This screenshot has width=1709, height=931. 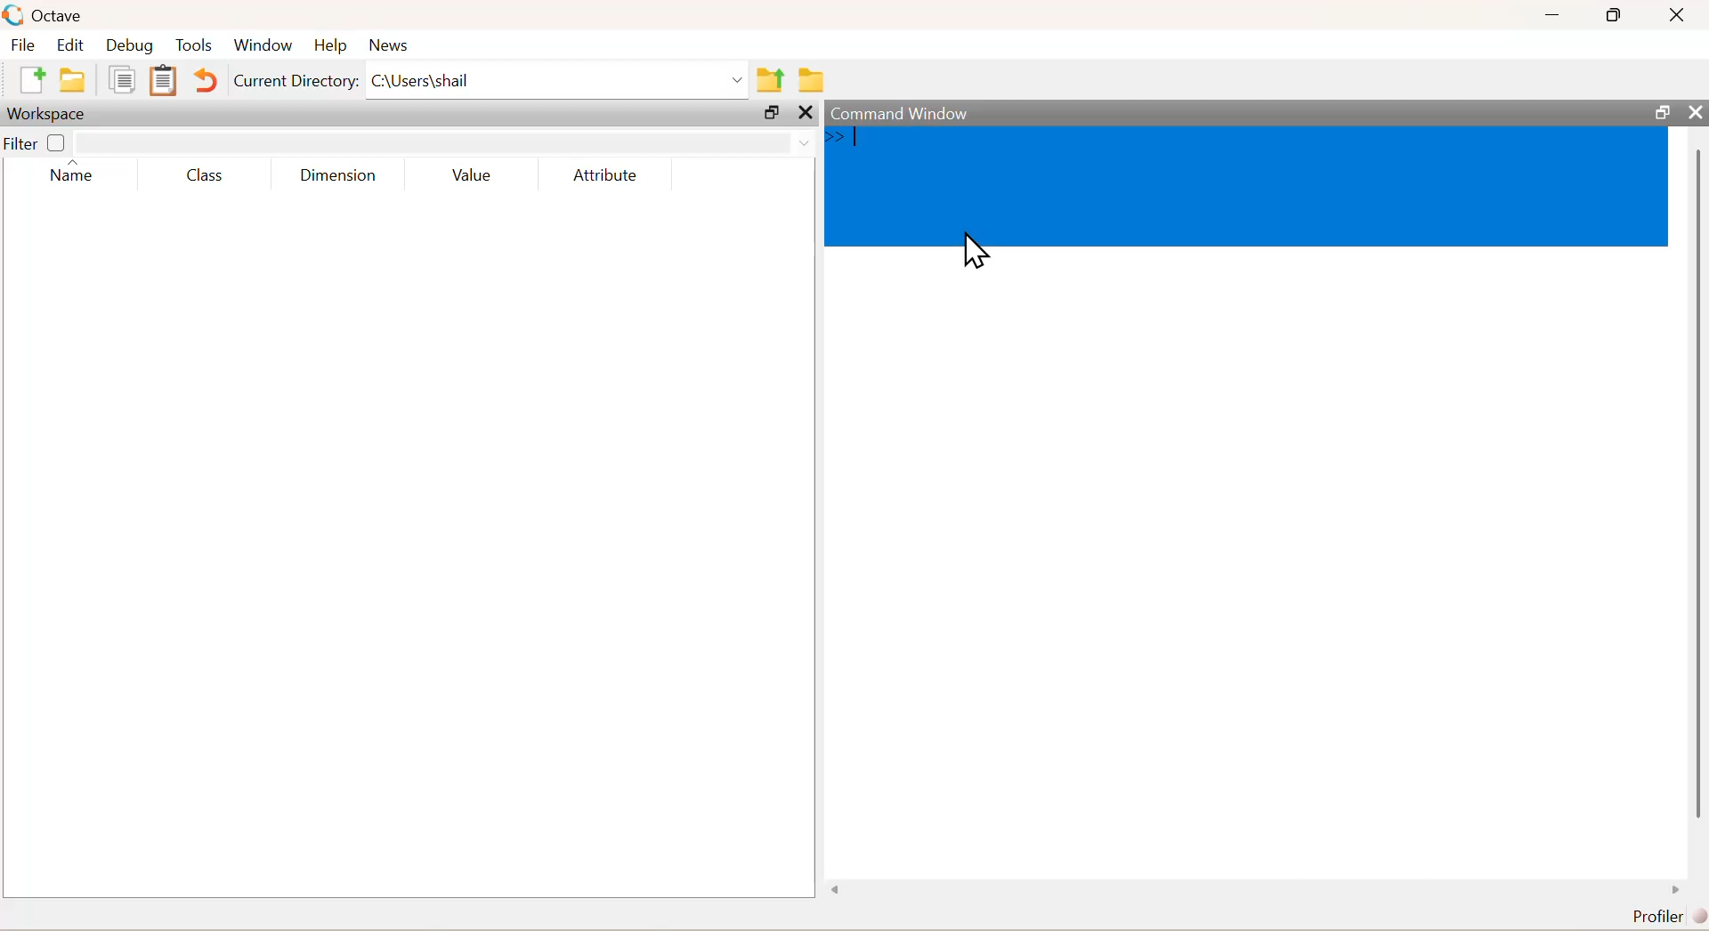 What do you see at coordinates (1670, 917) in the screenshot?
I see `Profiler` at bounding box center [1670, 917].